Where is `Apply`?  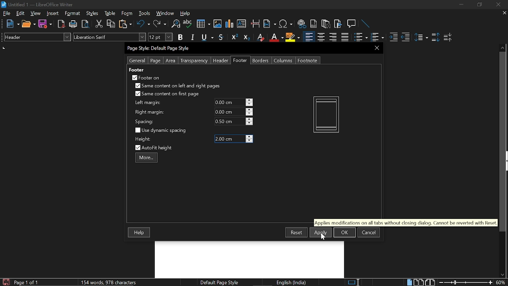
Apply is located at coordinates (321, 232).